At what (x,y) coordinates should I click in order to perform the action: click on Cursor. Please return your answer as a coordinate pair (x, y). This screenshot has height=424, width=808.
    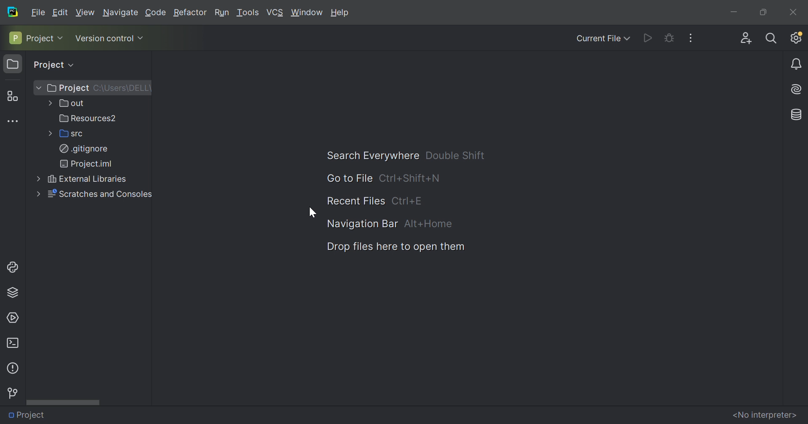
    Looking at the image, I should click on (311, 213).